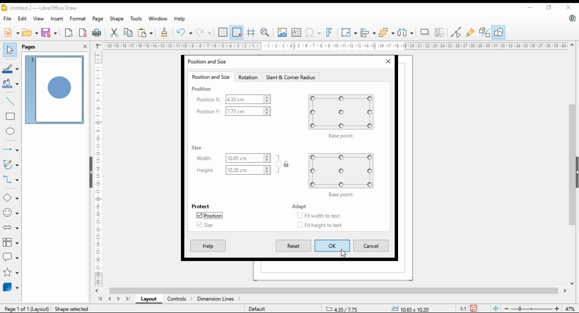 This screenshot has width=579, height=313. What do you see at coordinates (237, 33) in the screenshot?
I see `snap to grids` at bounding box center [237, 33].